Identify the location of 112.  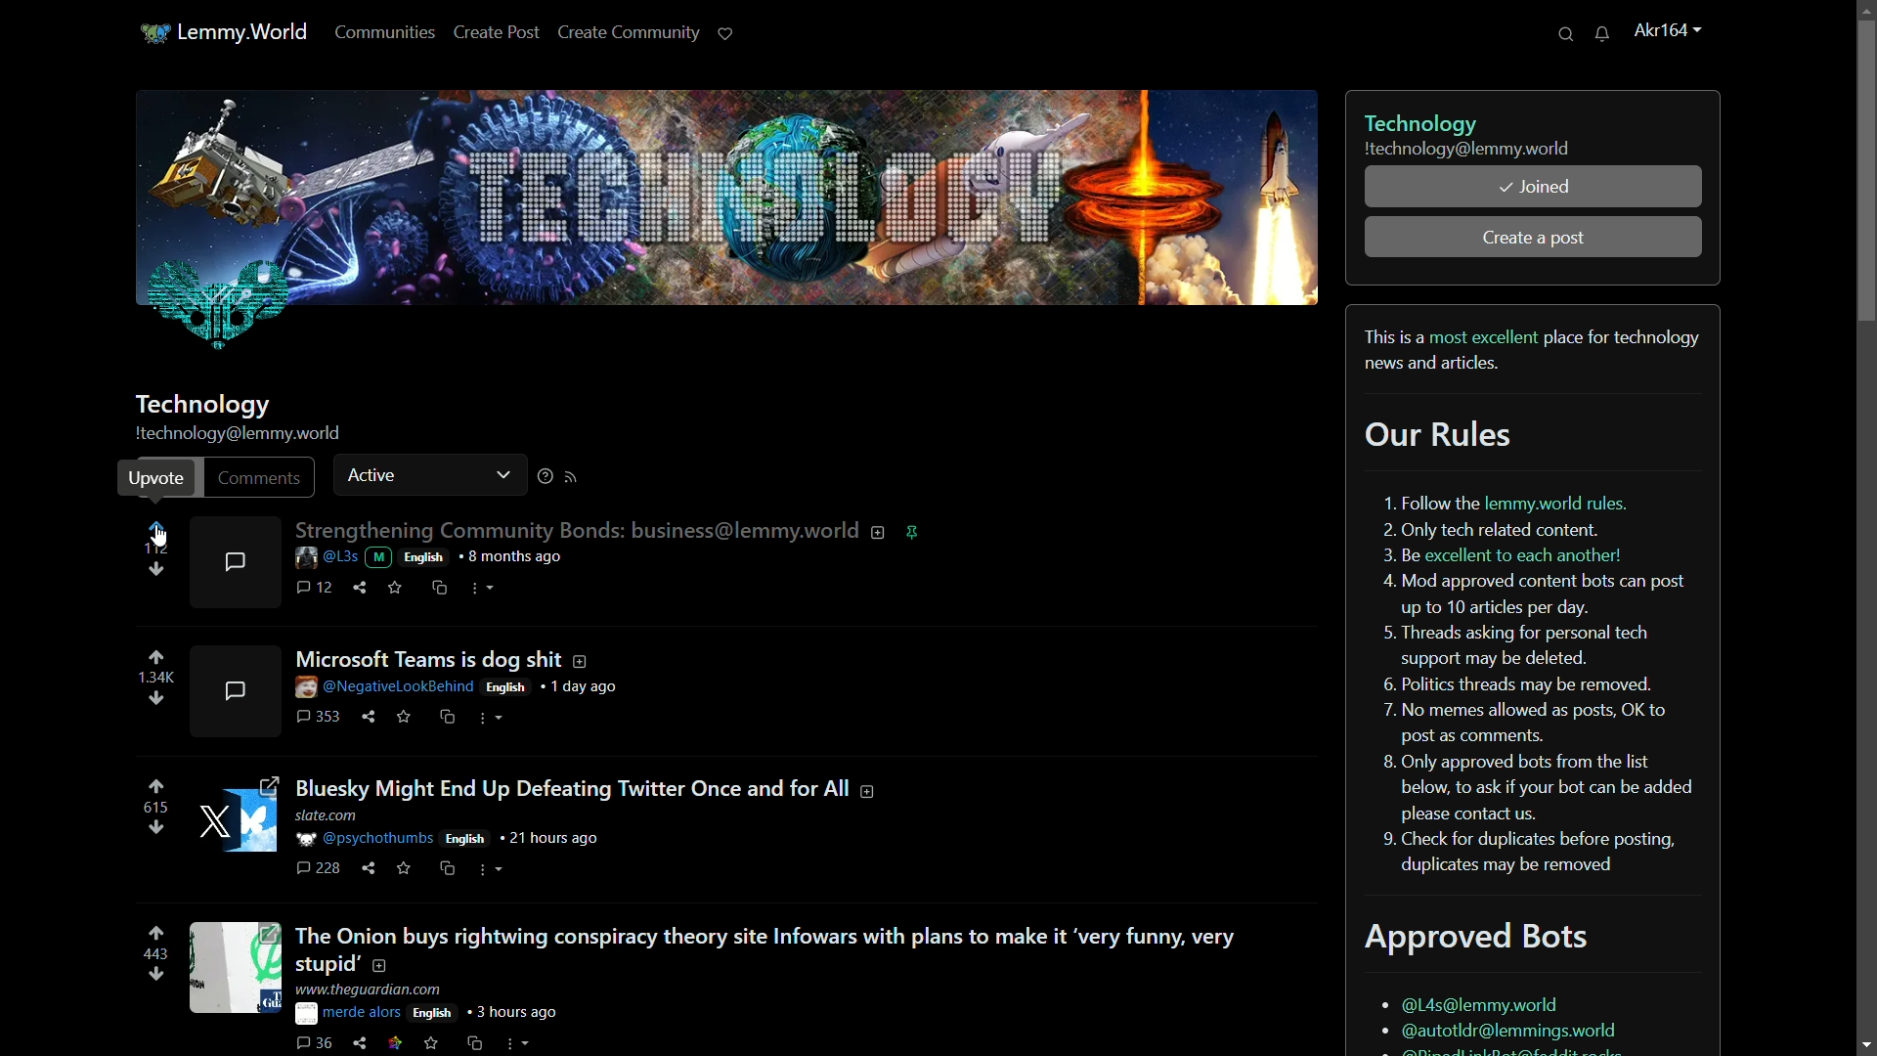
(157, 550).